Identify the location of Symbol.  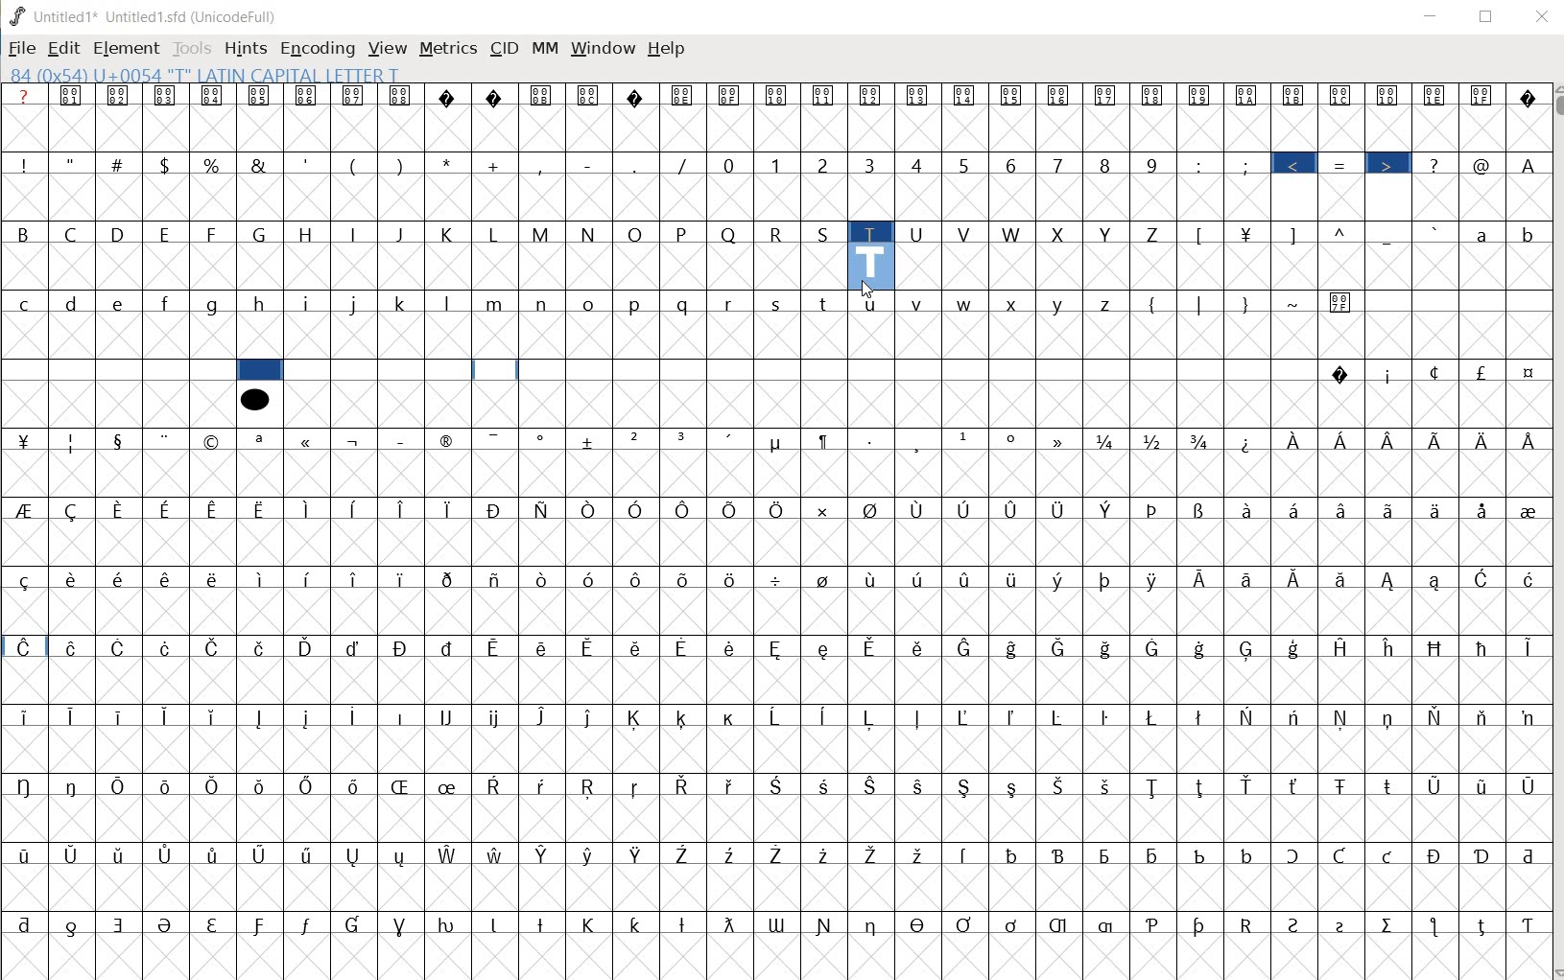
(1012, 439).